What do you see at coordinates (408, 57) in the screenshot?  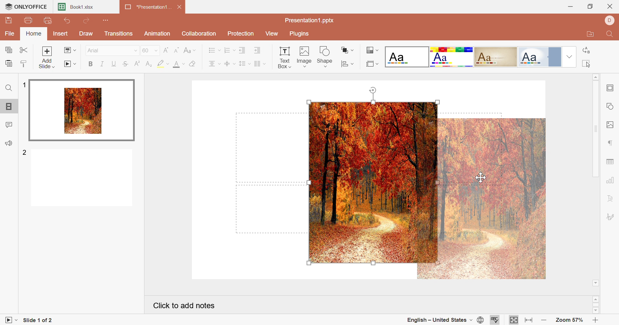 I see `Blank` at bounding box center [408, 57].